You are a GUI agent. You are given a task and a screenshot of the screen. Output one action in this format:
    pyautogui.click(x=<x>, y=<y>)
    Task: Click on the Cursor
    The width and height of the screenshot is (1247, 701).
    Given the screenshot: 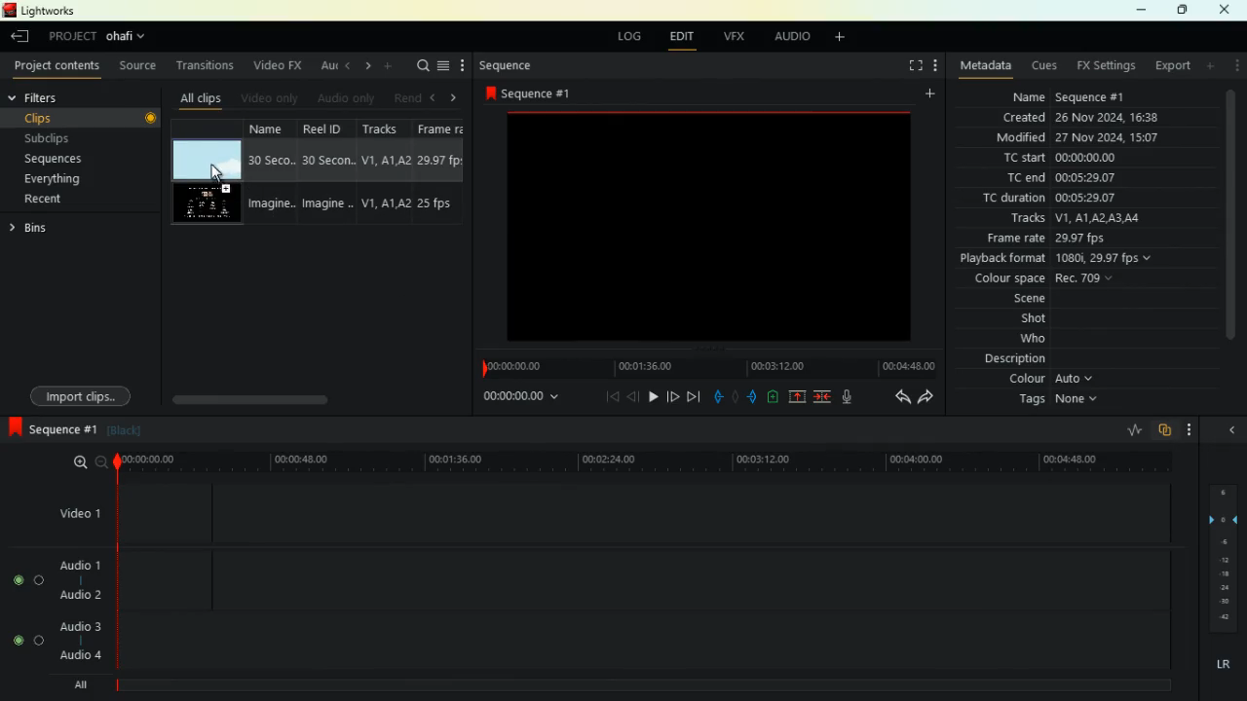 What is the action you would take?
    pyautogui.click(x=217, y=171)
    